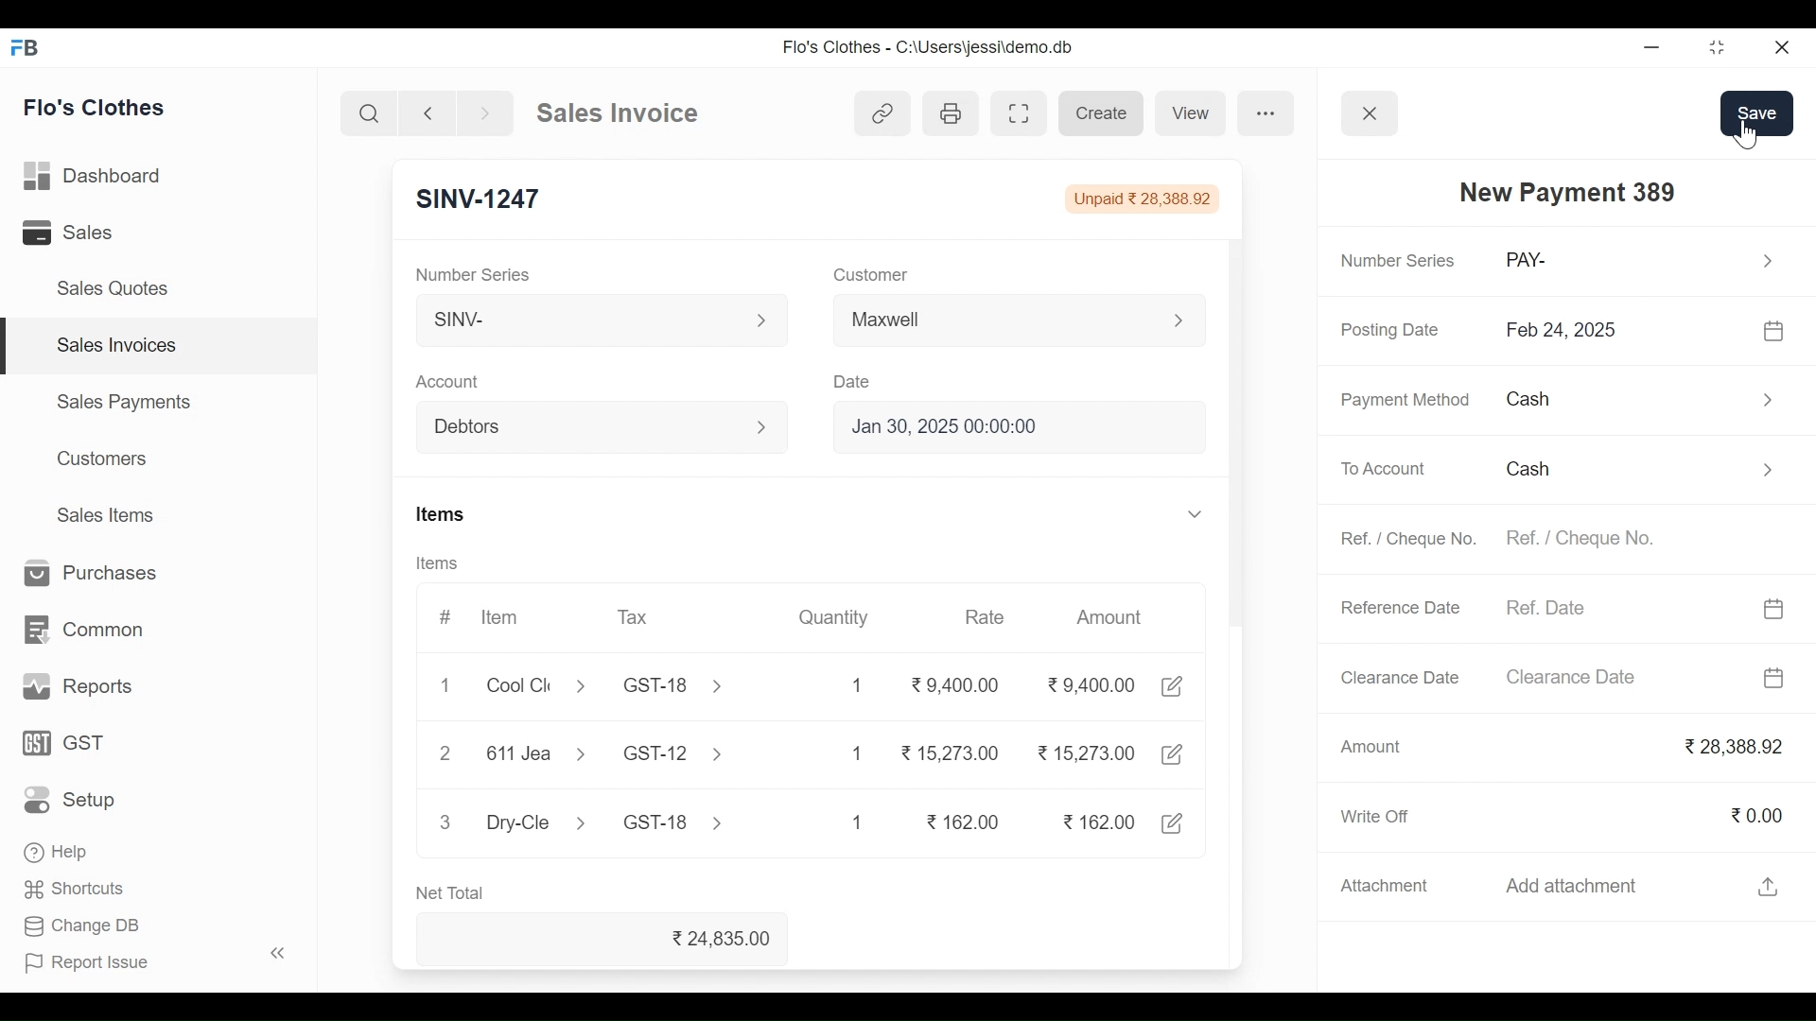 The height and width of the screenshot is (1021, 1816). What do you see at coordinates (1376, 748) in the screenshot?
I see `Amount` at bounding box center [1376, 748].